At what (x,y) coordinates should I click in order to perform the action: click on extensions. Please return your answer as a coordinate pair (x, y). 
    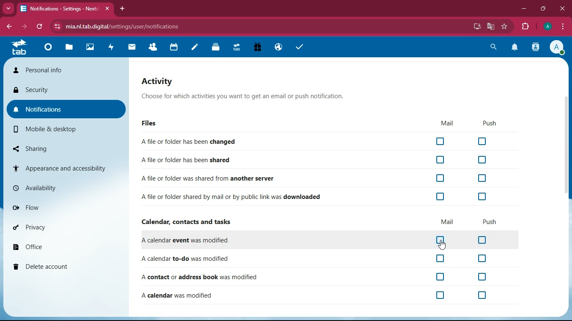
    Looking at the image, I should click on (526, 28).